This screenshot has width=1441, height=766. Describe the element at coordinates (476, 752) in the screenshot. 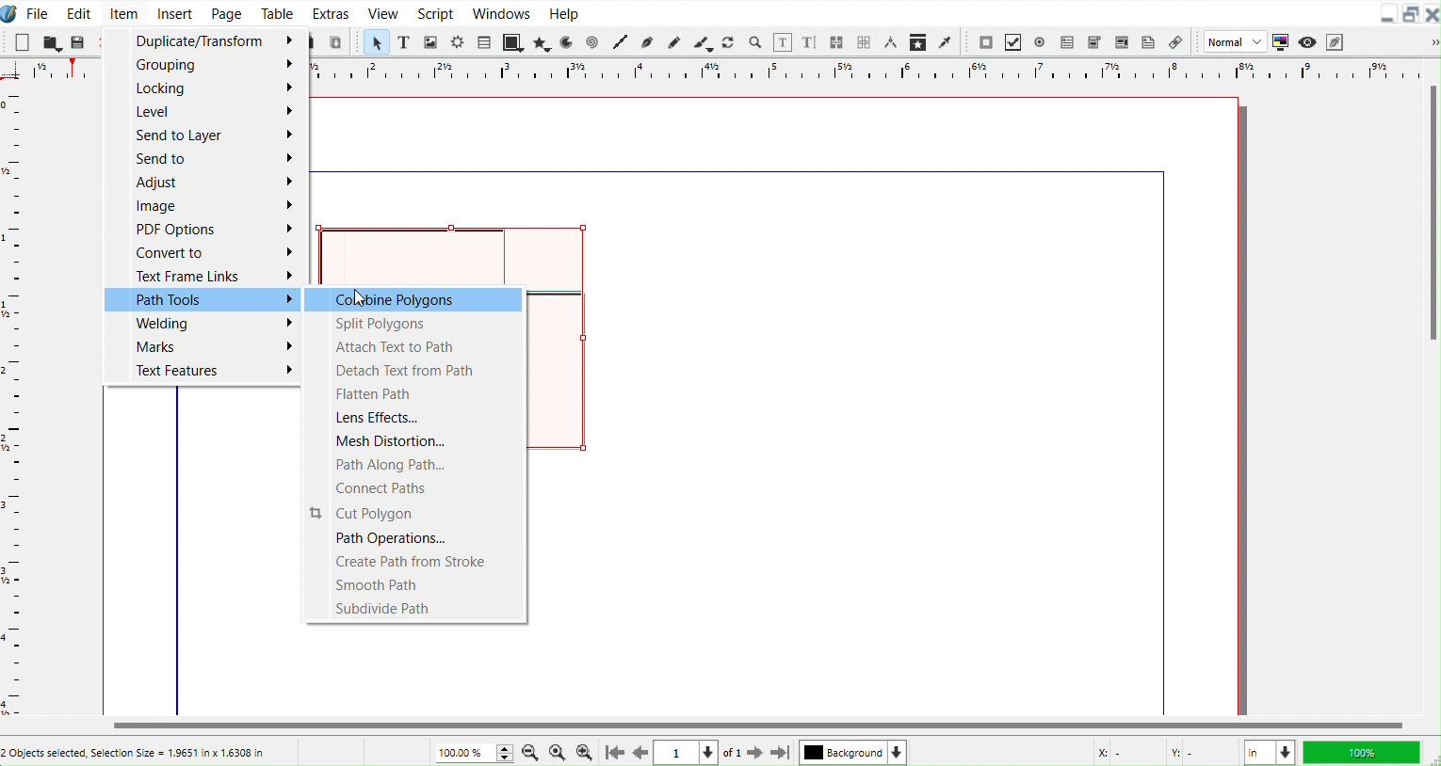

I see `Current Zoom level` at that location.